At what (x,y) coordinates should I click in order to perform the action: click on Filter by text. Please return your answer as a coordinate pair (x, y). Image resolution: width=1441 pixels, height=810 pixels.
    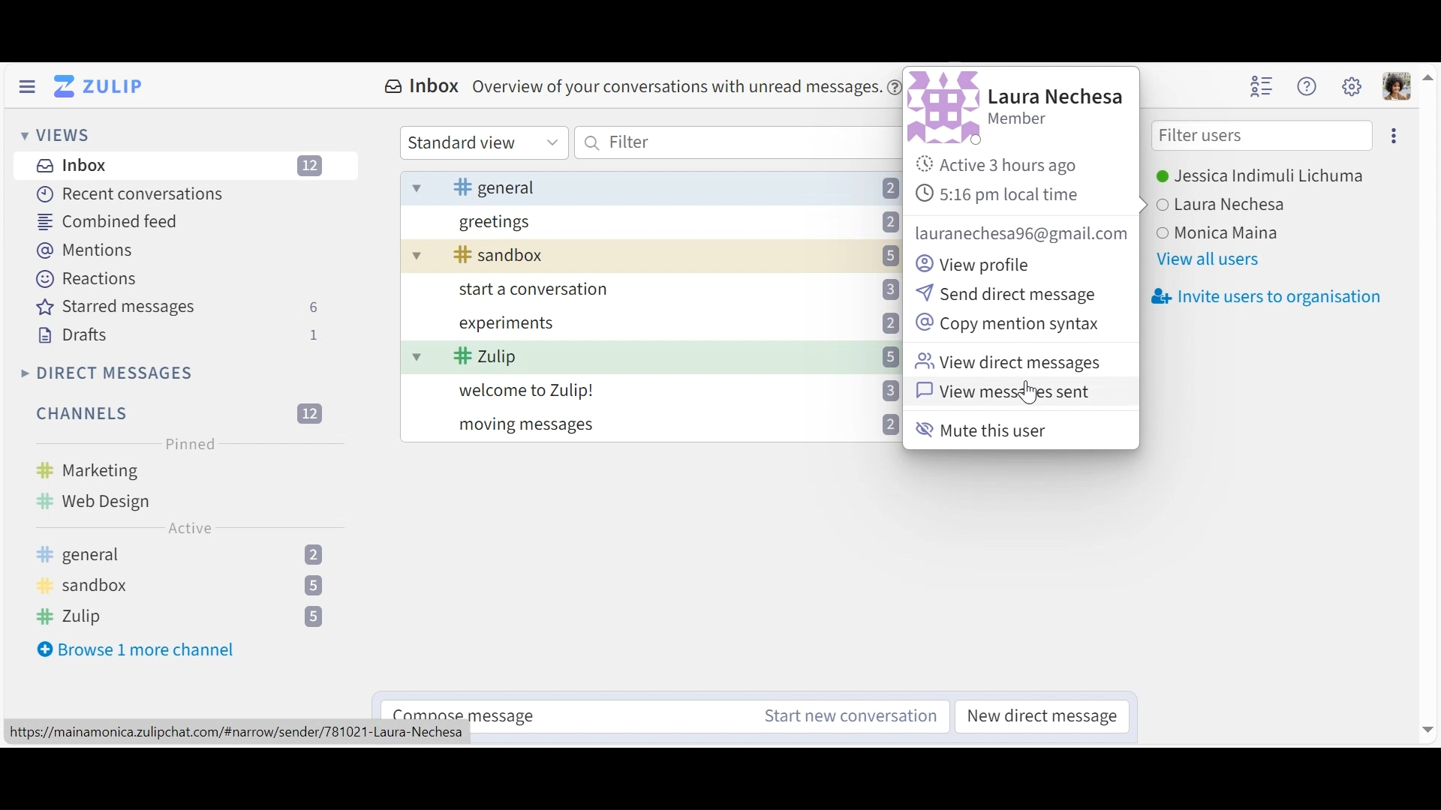
    Looking at the image, I should click on (736, 143).